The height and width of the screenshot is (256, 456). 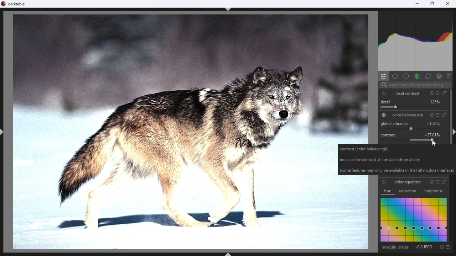 What do you see at coordinates (395, 76) in the screenshot?
I see `show only active modules` at bounding box center [395, 76].